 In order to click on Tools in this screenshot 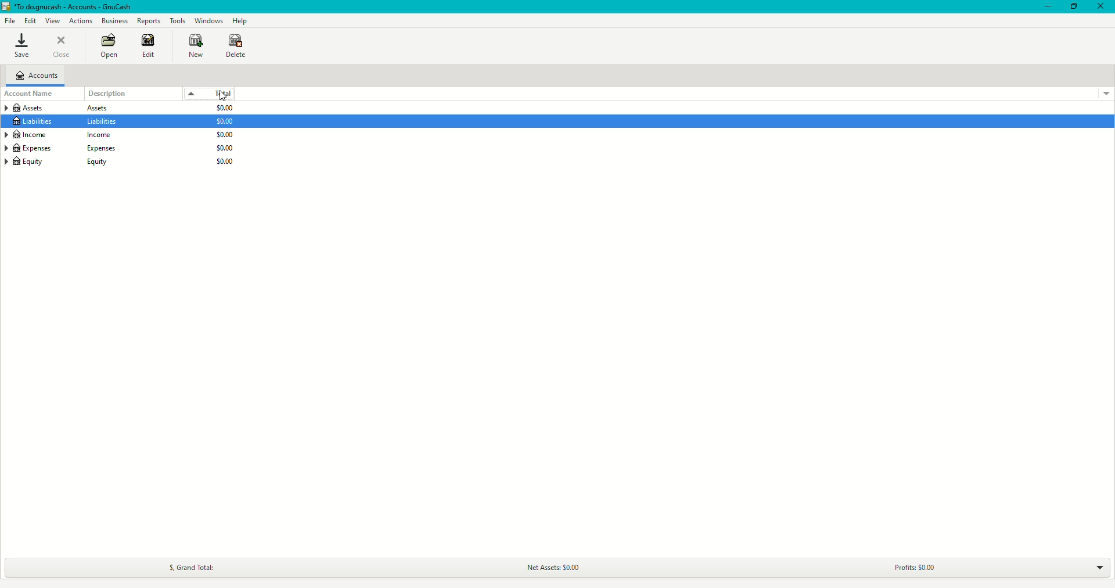, I will do `click(177, 20)`.